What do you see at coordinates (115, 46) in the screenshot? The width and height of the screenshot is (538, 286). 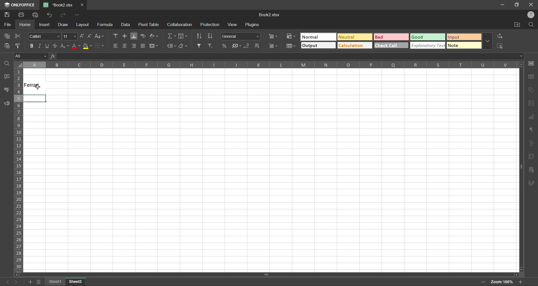 I see `align left` at bounding box center [115, 46].